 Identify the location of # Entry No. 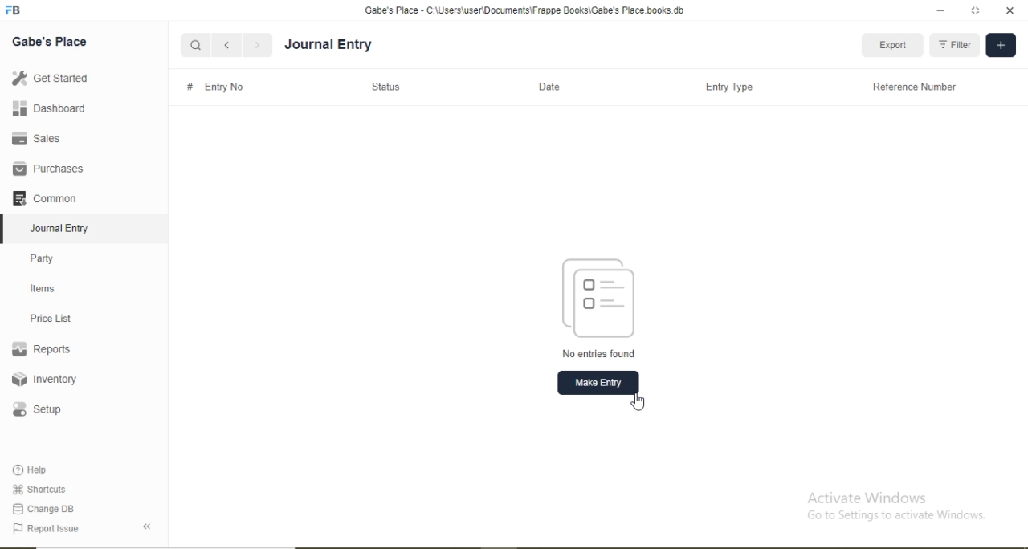
(215, 87).